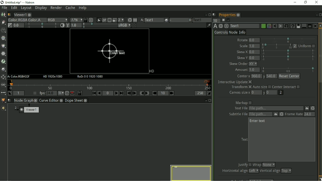 This screenshot has width=322, height=181. Describe the element at coordinates (4, 15) in the screenshot. I see `Image` at that location.